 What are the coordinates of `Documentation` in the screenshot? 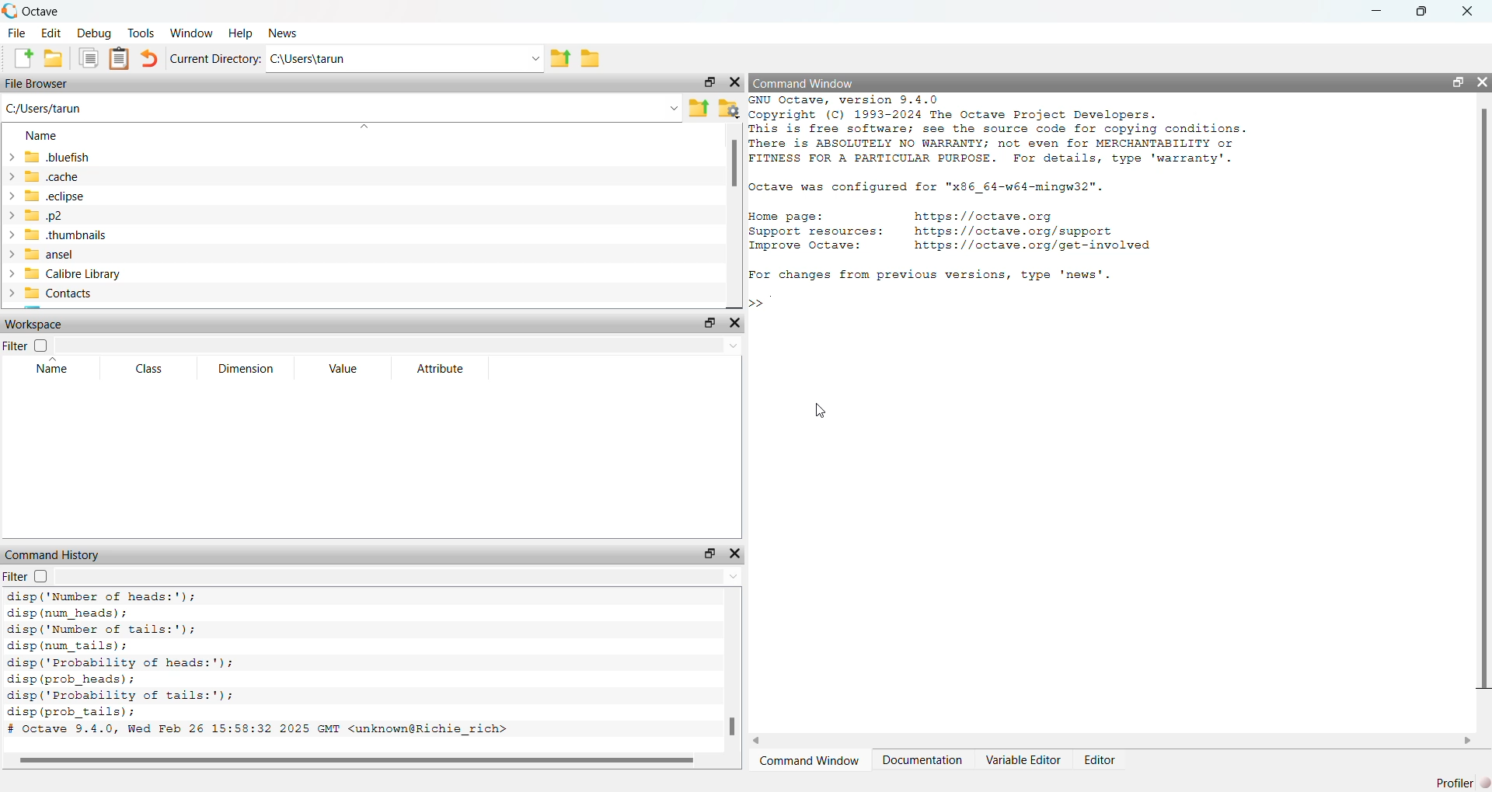 It's located at (922, 760).